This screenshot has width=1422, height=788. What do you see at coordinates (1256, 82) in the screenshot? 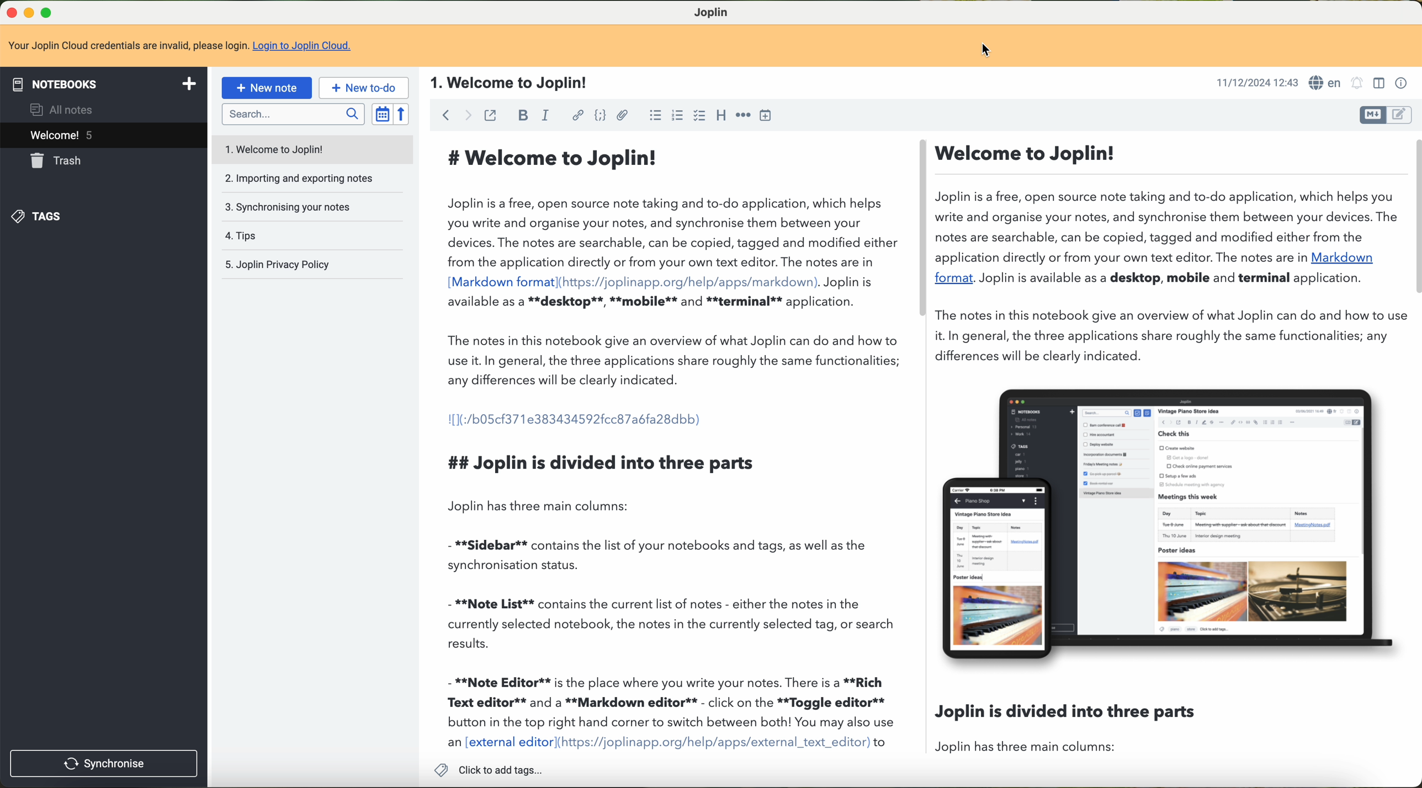
I see `11/12/2024 12:43` at bounding box center [1256, 82].